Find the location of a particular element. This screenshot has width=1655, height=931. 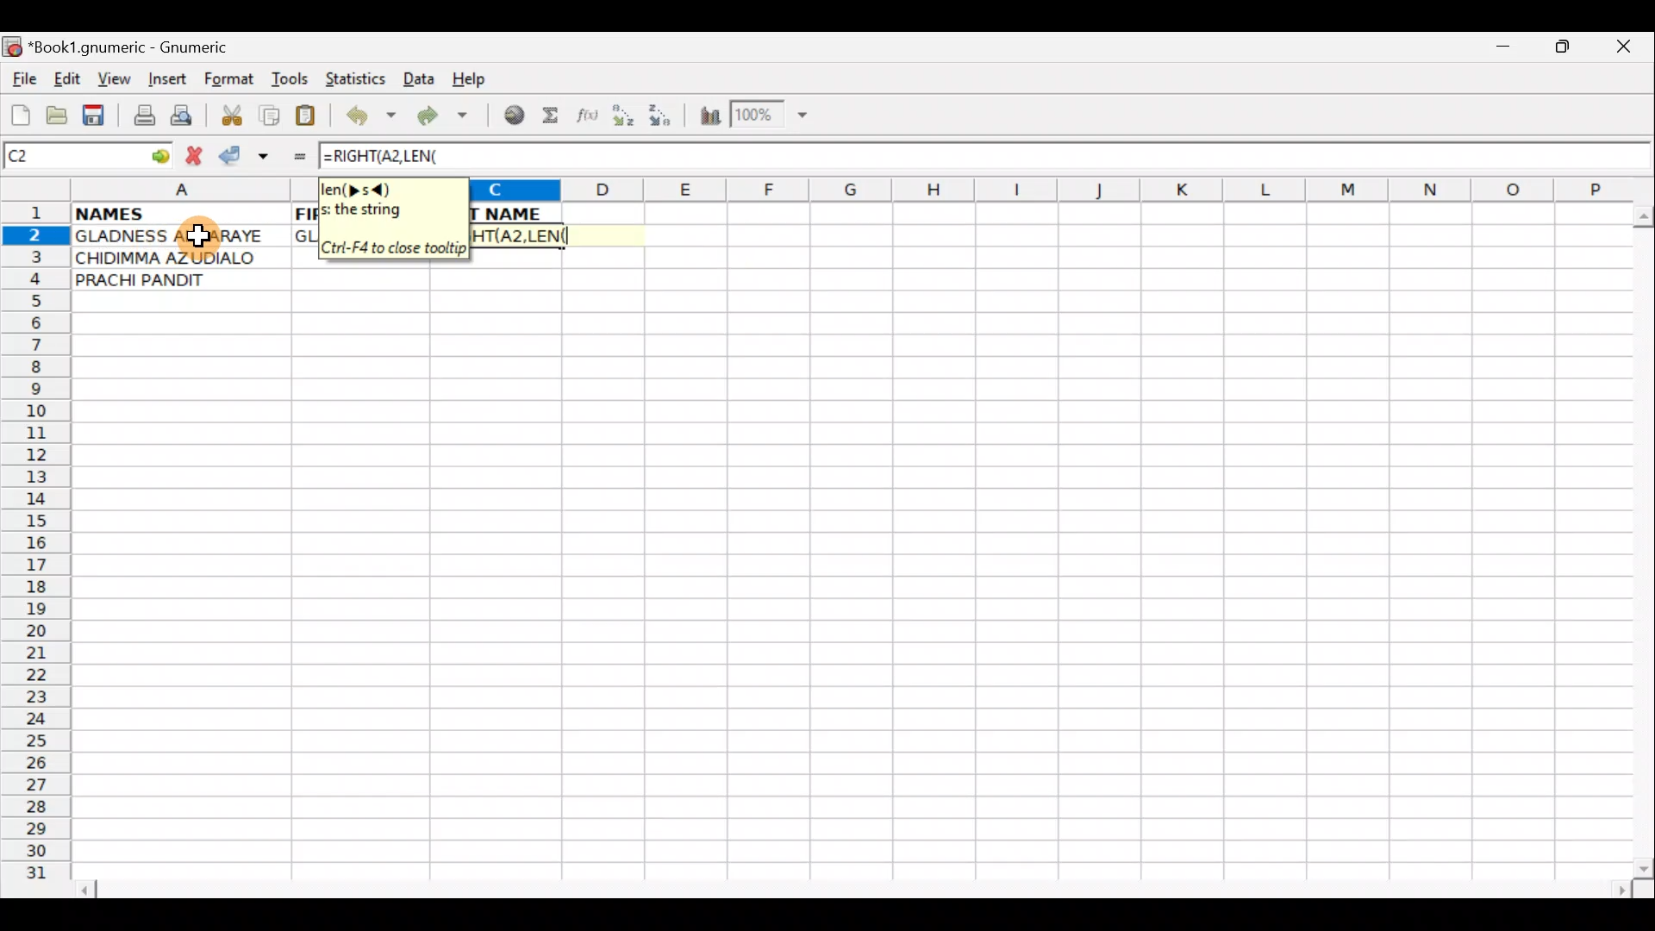

Save current workbook is located at coordinates (97, 116).